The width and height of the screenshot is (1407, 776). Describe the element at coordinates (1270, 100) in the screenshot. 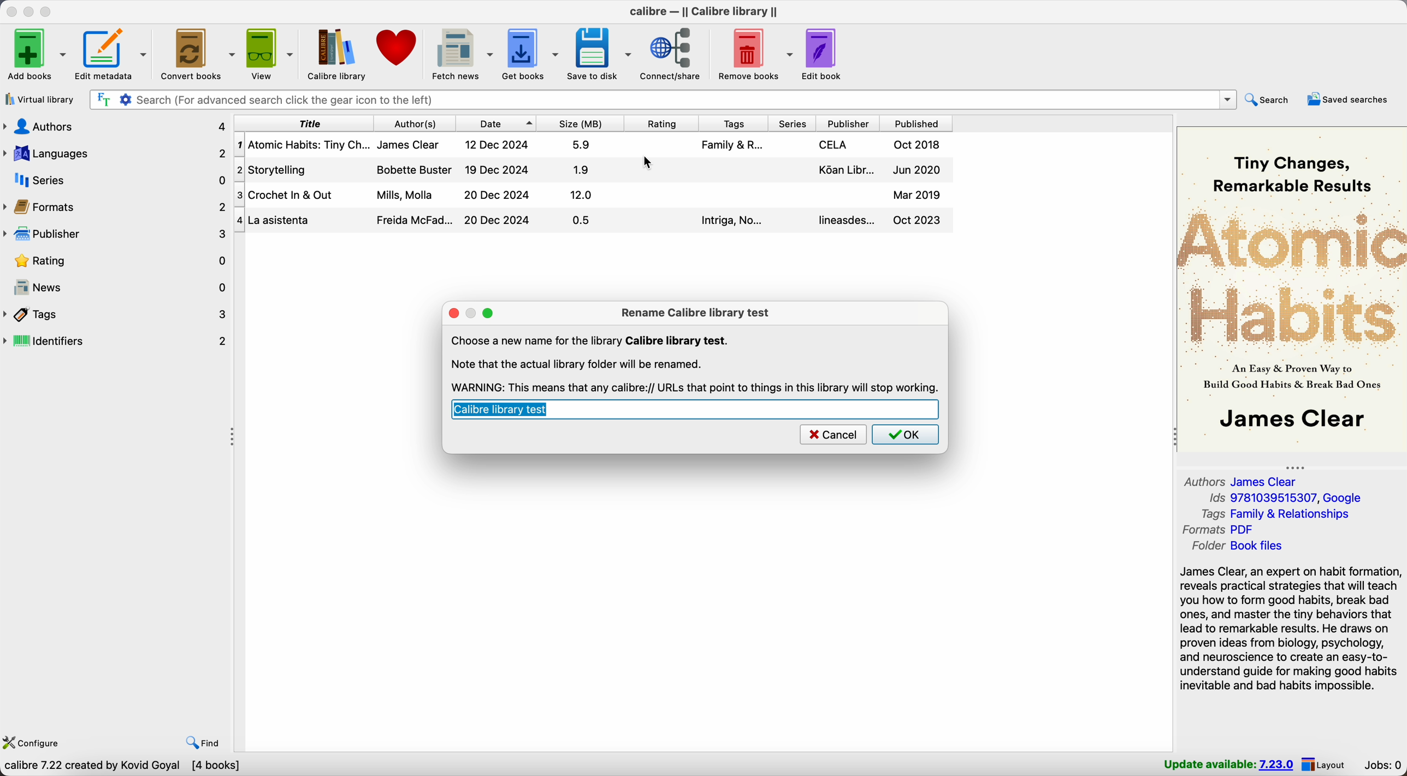

I see `search` at that location.